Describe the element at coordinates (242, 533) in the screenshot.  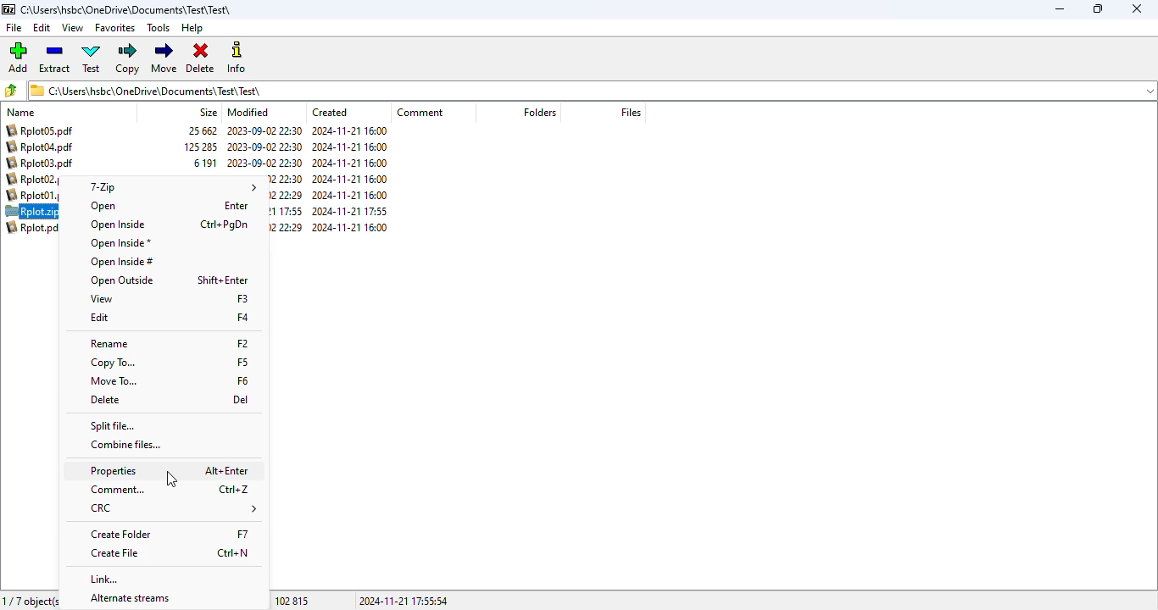
I see `create folder` at that location.